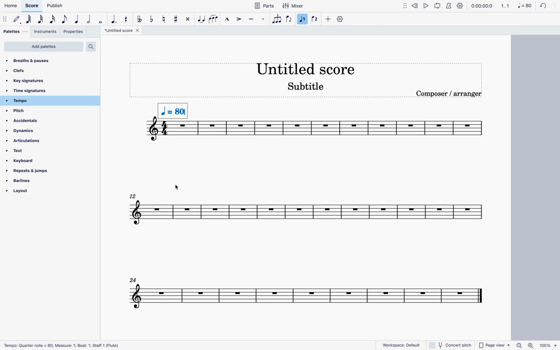  What do you see at coordinates (307, 68) in the screenshot?
I see `score title` at bounding box center [307, 68].